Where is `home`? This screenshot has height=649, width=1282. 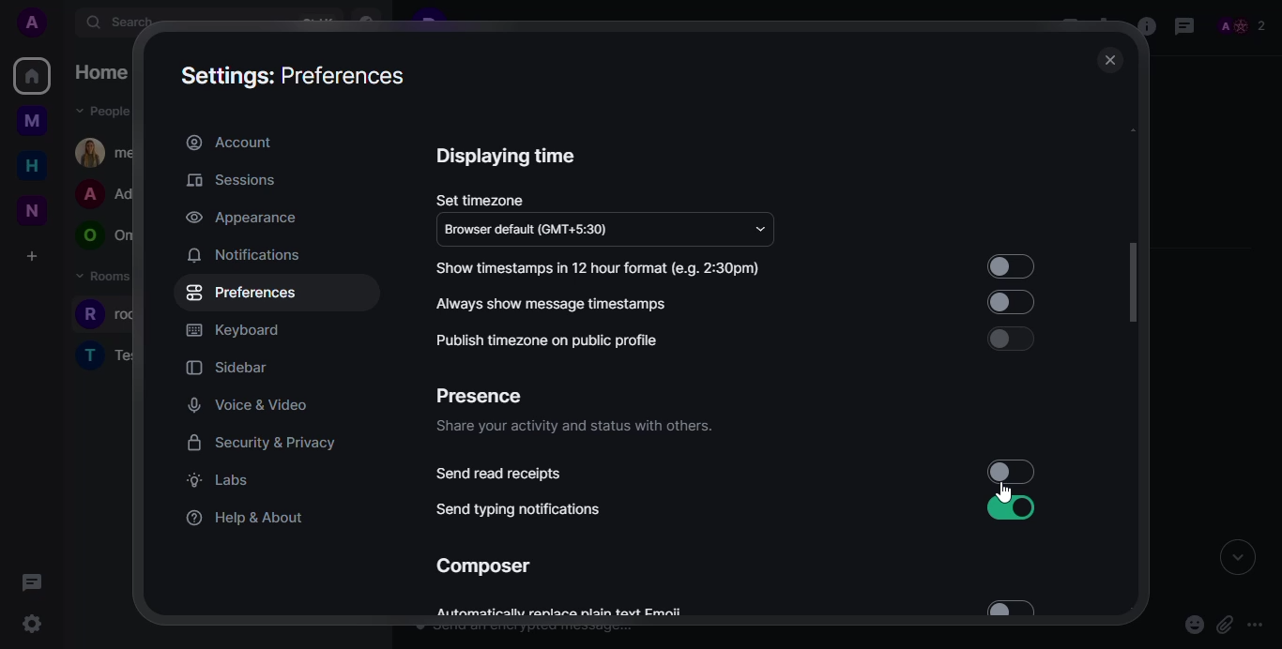
home is located at coordinates (106, 72).